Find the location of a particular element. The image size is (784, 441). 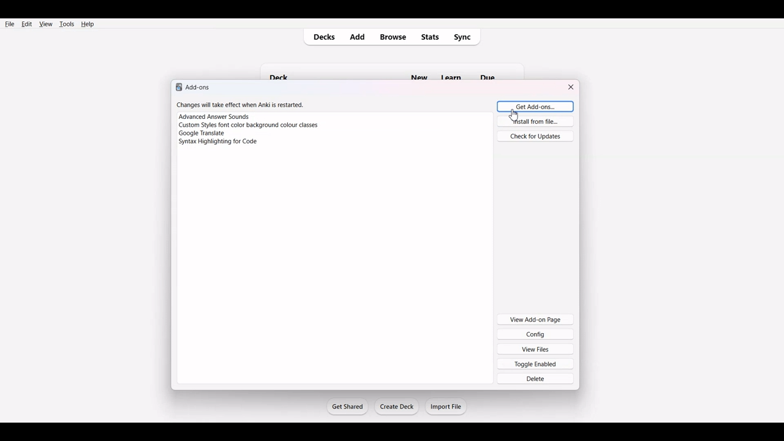

deck is located at coordinates (284, 70).